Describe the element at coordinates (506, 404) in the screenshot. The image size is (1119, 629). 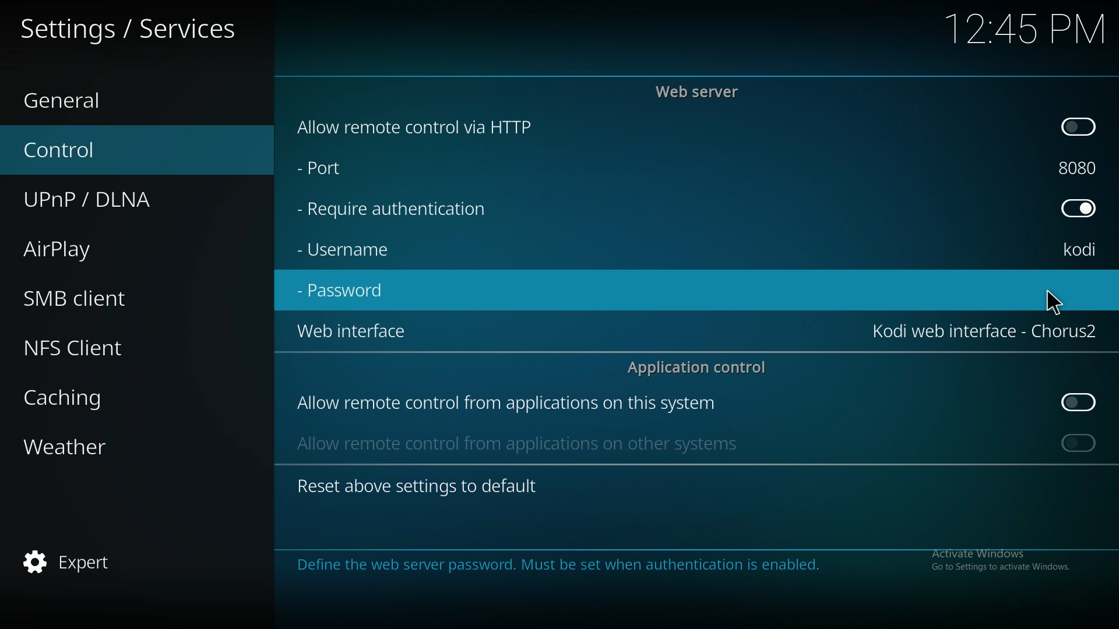
I see `allow remote control` at that location.